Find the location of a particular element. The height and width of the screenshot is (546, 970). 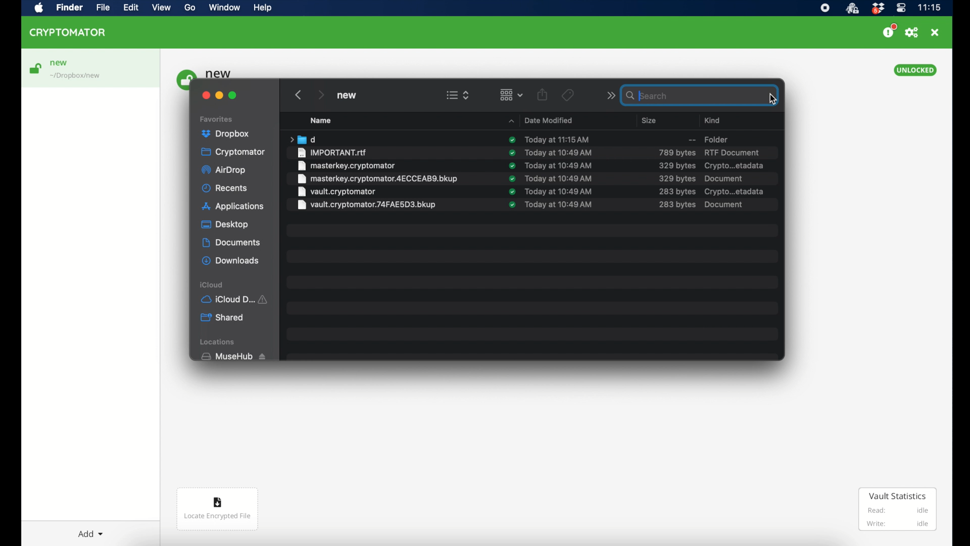

kind is located at coordinates (713, 120).